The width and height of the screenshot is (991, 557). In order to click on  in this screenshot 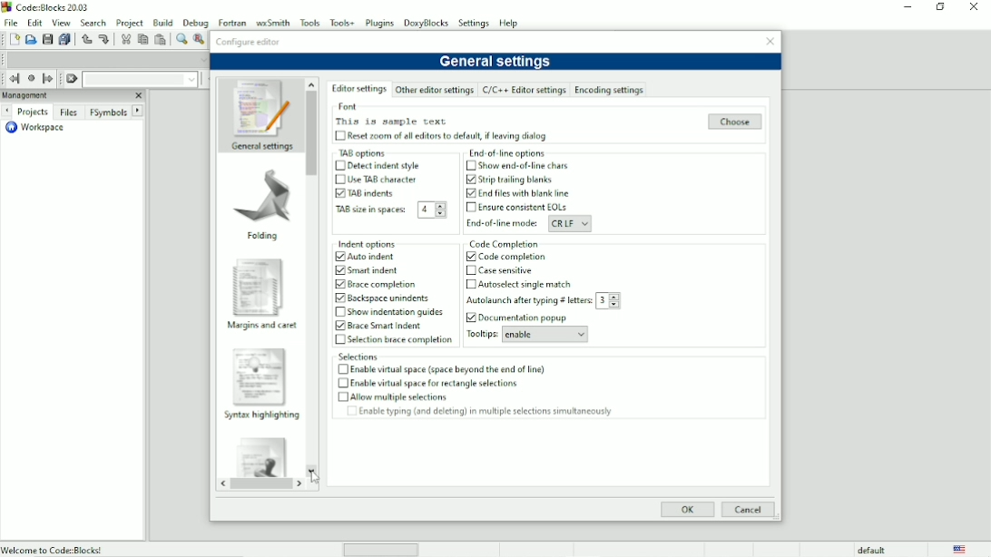, I will do `click(469, 207)`.